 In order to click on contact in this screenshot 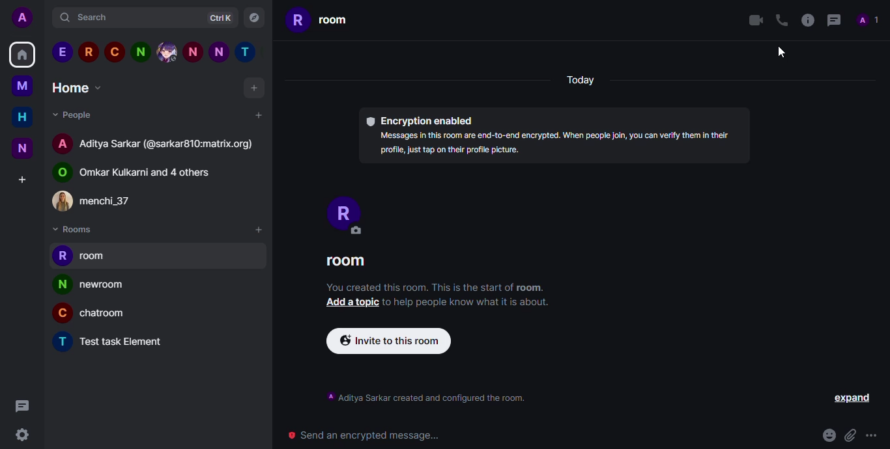, I will do `click(98, 201)`.